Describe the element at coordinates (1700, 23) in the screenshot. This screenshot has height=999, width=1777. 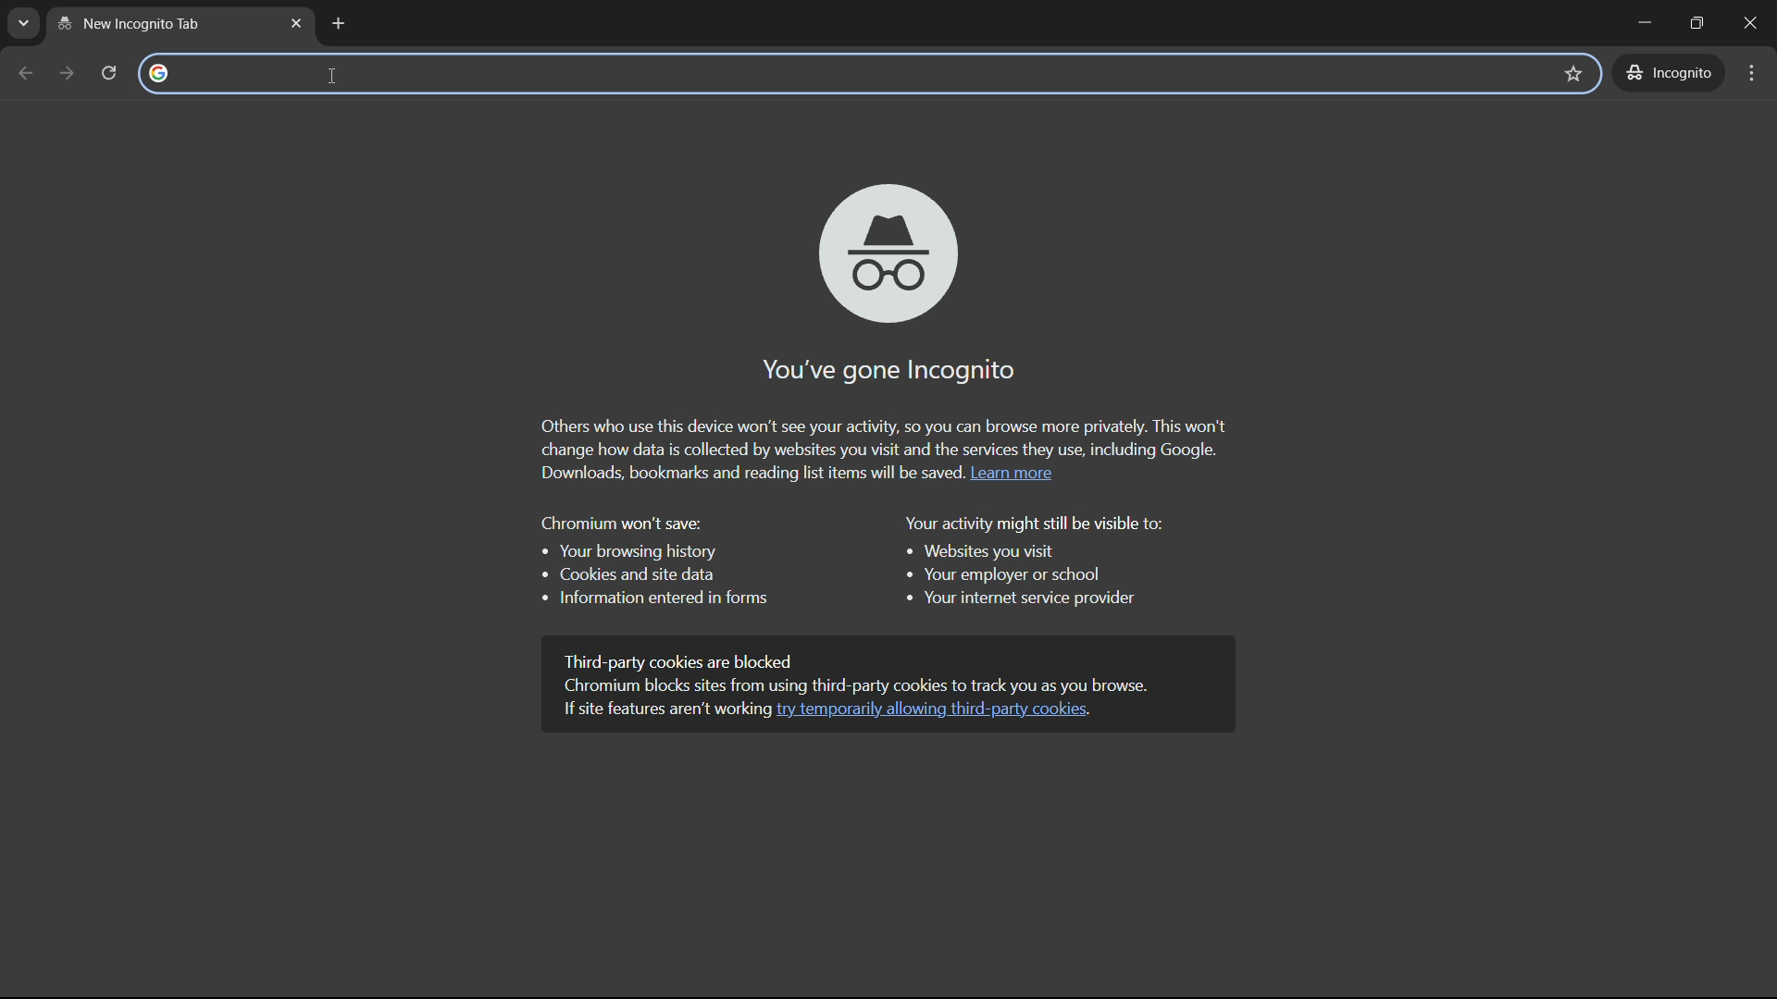
I see `maximize or restore` at that location.